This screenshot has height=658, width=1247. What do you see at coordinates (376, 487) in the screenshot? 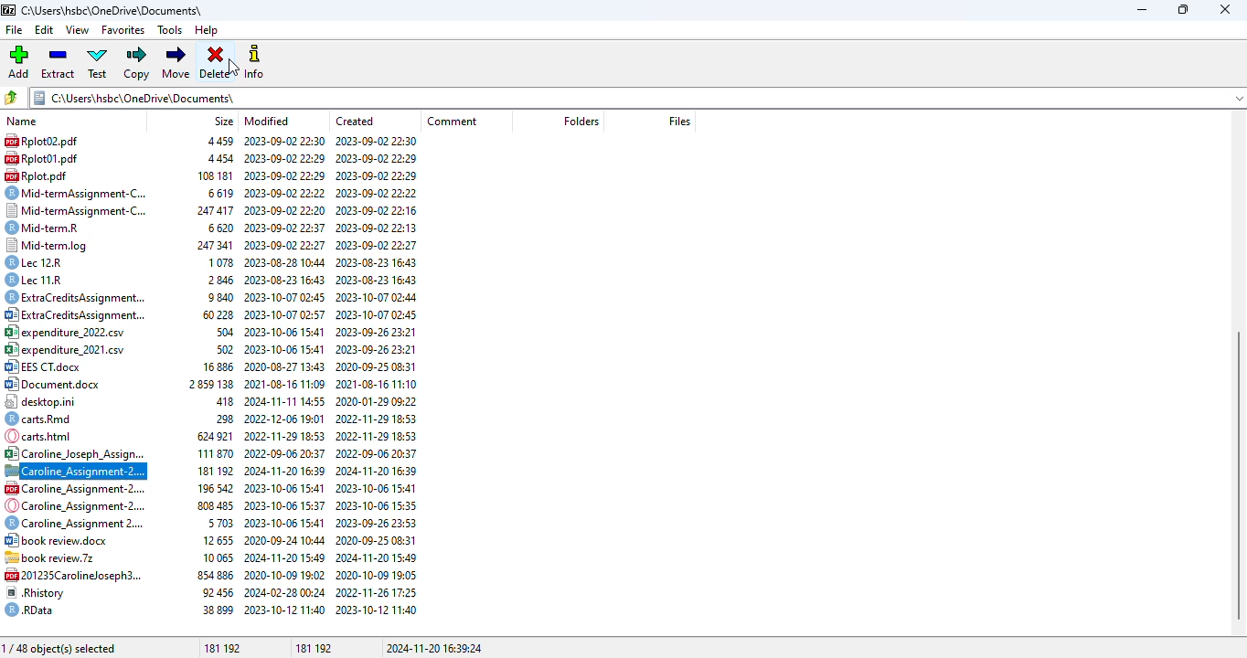
I see `2023-10-06 15:41` at bounding box center [376, 487].